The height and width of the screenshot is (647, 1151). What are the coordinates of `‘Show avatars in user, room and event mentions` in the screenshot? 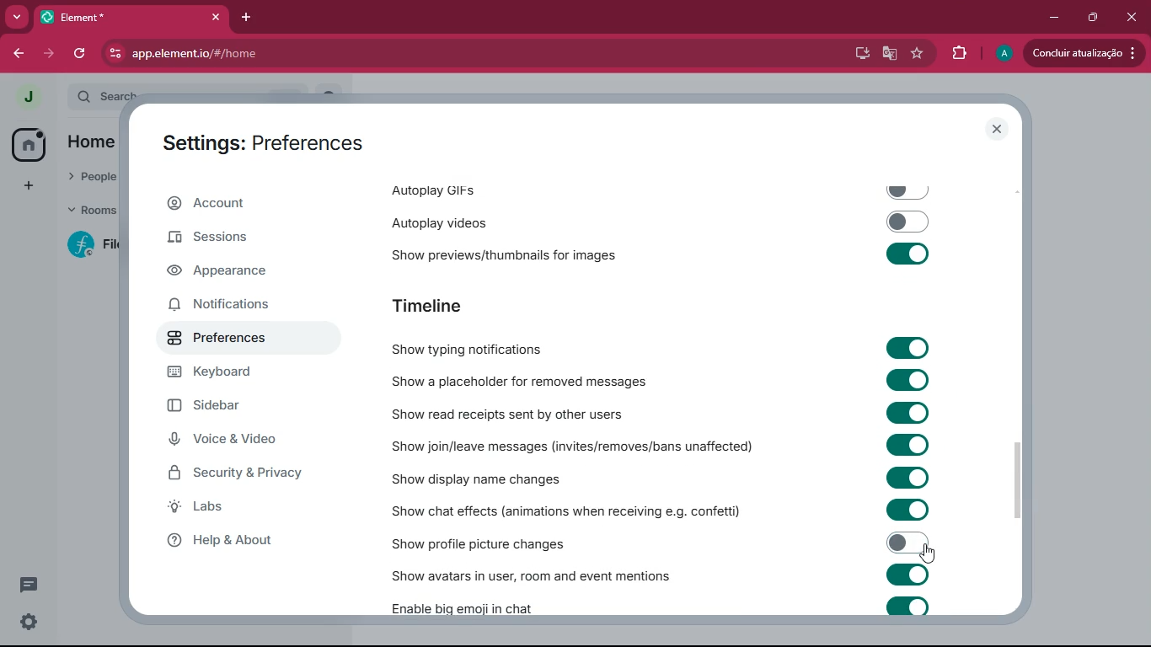 It's located at (661, 575).